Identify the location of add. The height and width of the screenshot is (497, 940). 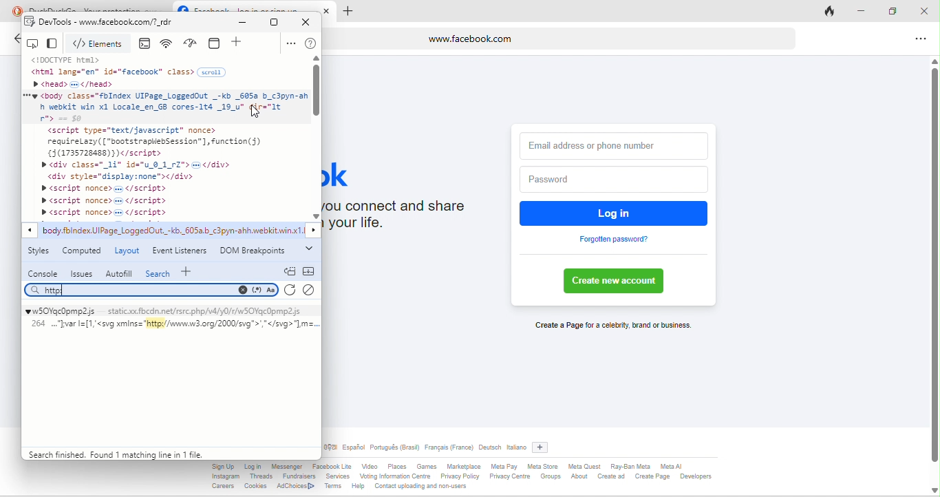
(544, 445).